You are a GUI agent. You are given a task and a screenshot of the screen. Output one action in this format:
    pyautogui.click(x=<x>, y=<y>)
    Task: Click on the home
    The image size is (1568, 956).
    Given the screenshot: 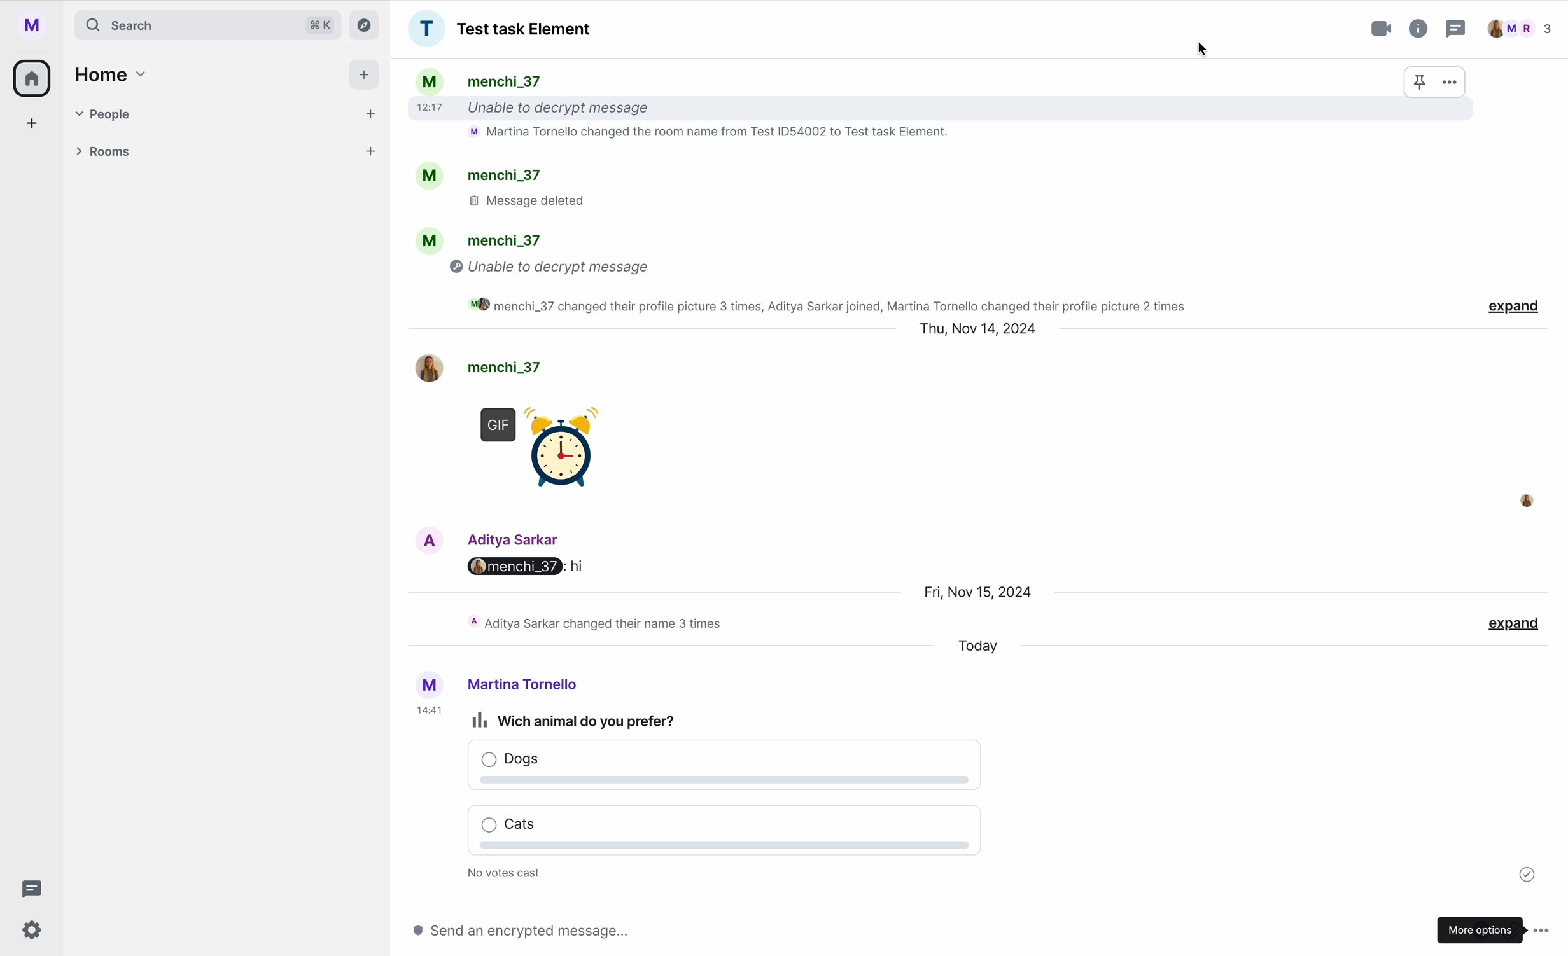 What is the action you would take?
    pyautogui.click(x=33, y=77)
    